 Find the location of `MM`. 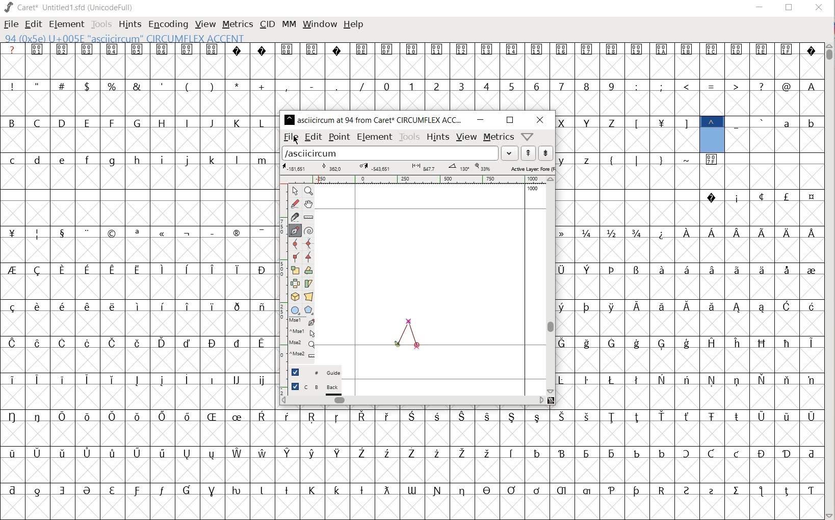

MM is located at coordinates (287, 24).